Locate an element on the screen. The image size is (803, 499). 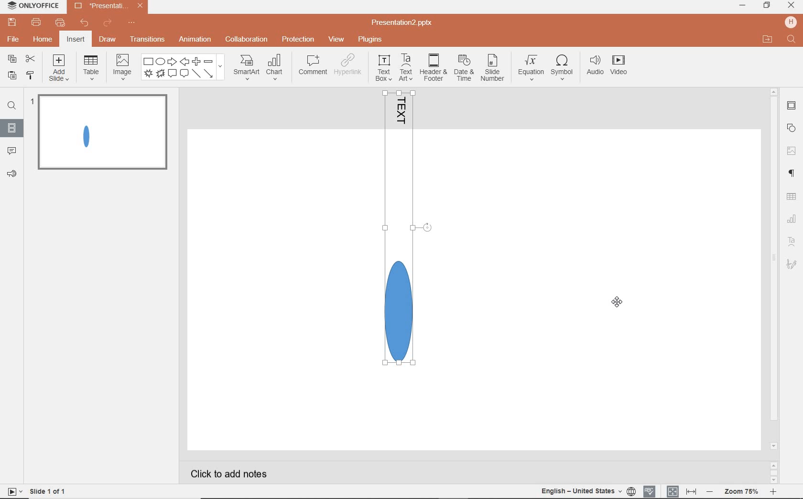
draw is located at coordinates (109, 39).